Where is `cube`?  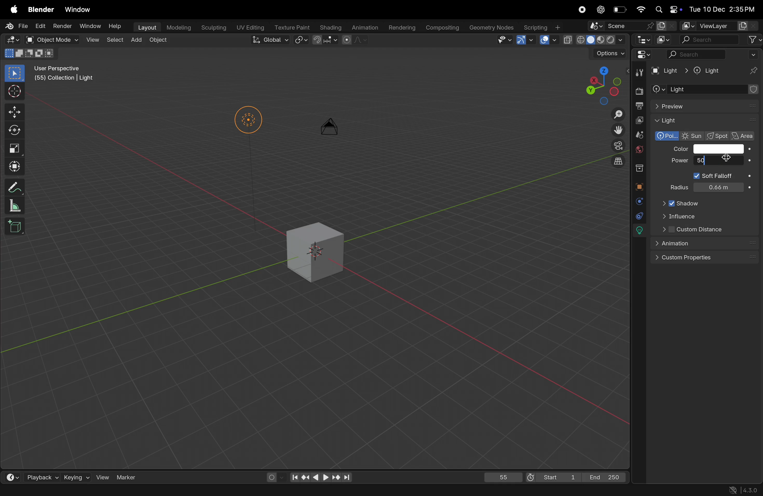
cube is located at coordinates (17, 229).